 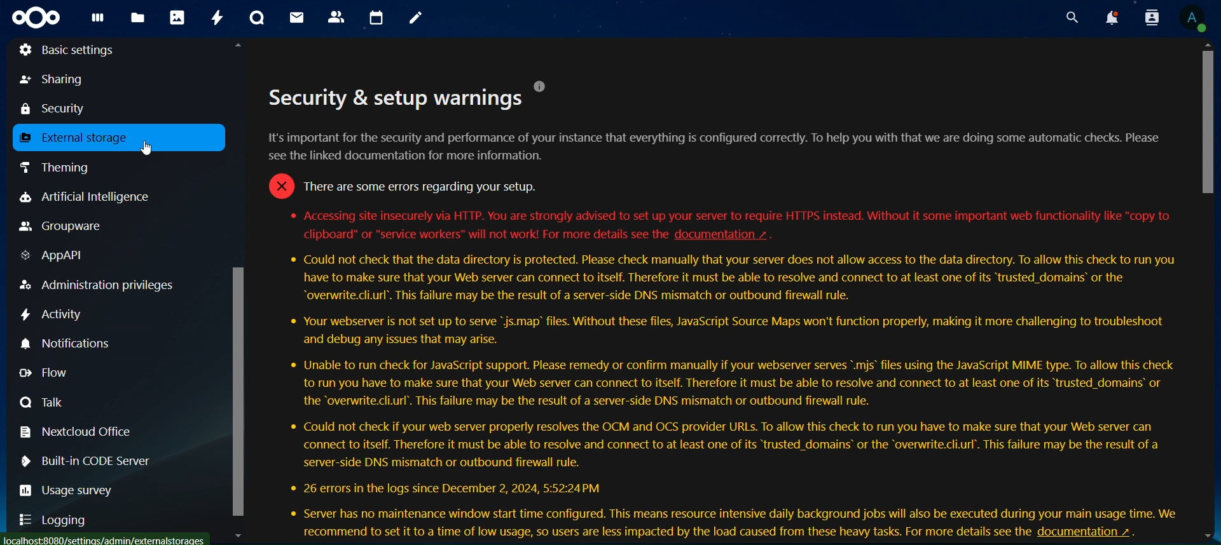 I want to click on theming, so click(x=59, y=166).